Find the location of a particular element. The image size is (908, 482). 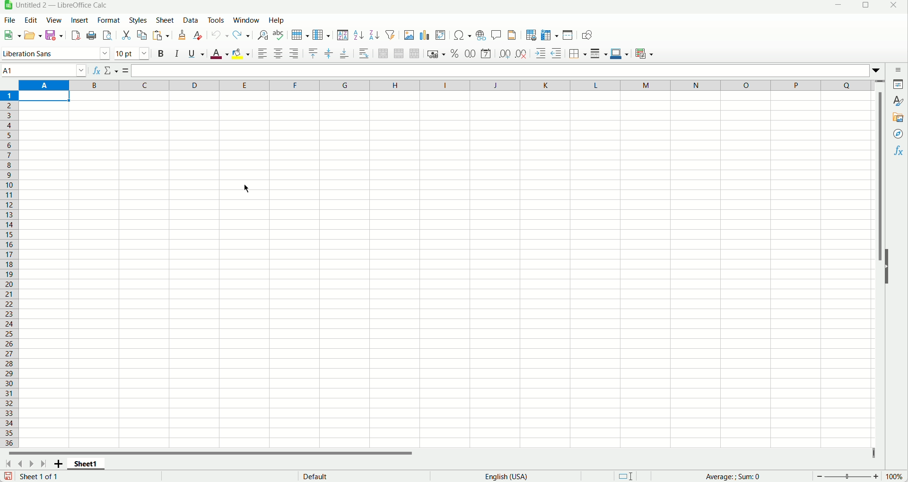

Format as percent is located at coordinates (455, 53).